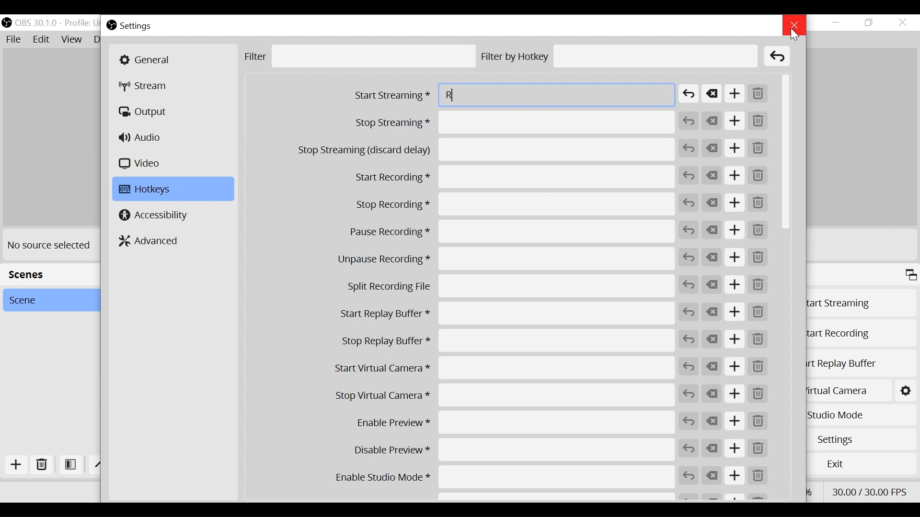 This screenshot has width=920, height=517. I want to click on Revert, so click(689, 394).